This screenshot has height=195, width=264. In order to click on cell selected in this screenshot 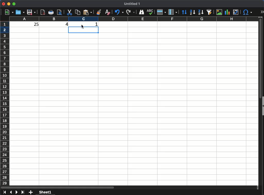, I will do `click(84, 32)`.